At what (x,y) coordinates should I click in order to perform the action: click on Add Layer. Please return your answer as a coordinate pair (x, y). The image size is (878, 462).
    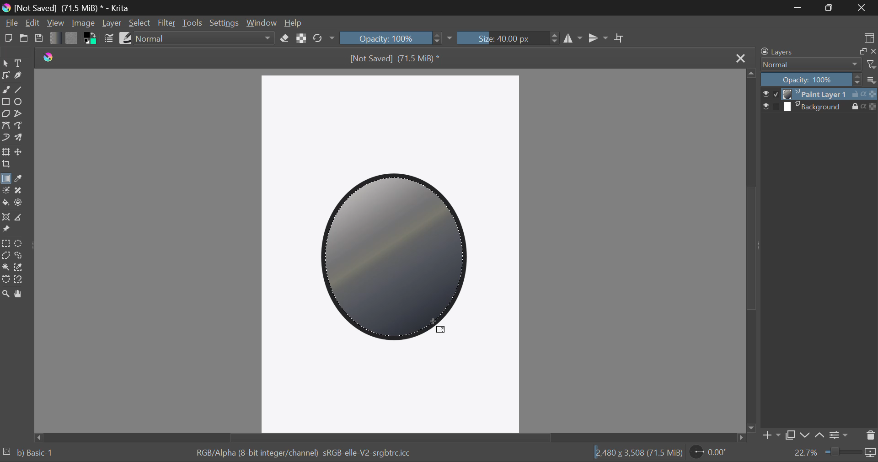
    Looking at the image, I should click on (771, 436).